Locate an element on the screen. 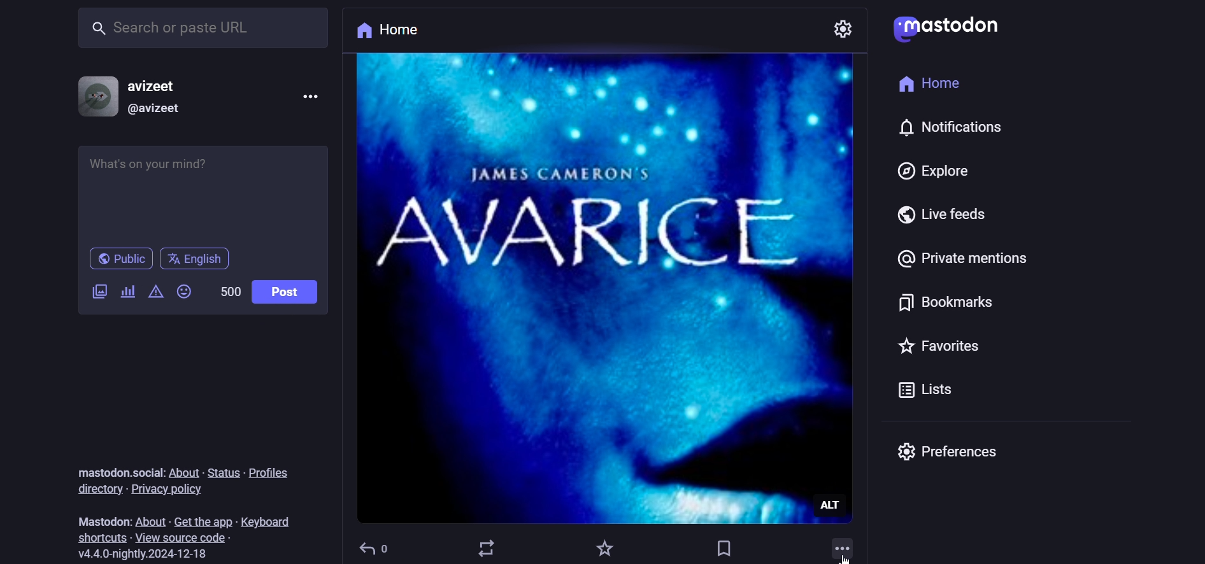  post here is located at coordinates (198, 192).